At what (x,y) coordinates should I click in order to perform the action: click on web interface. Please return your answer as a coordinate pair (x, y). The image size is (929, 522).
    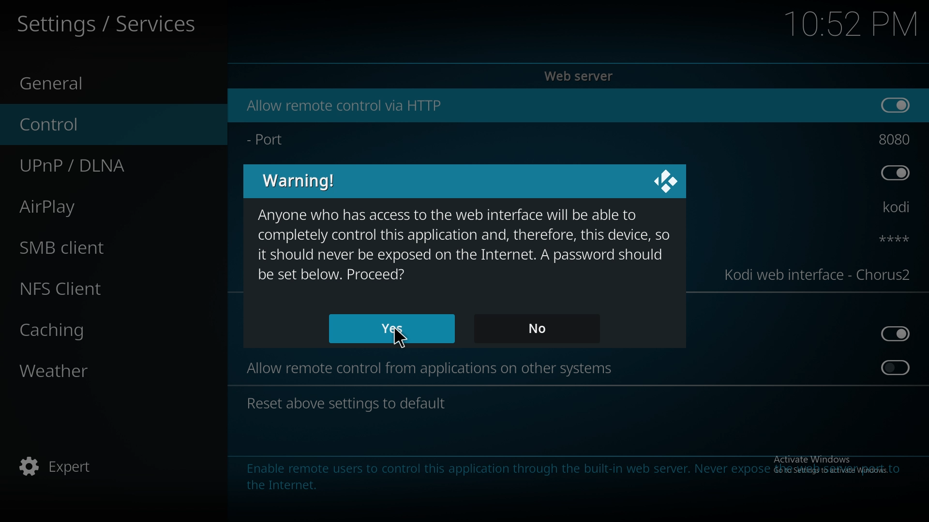
    Looking at the image, I should click on (819, 275).